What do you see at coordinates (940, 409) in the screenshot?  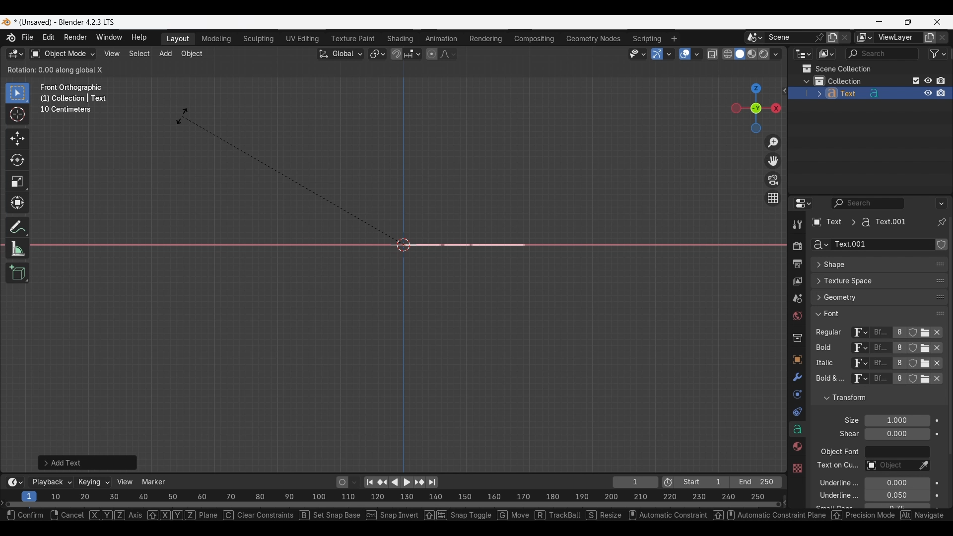 I see `Change order in the list` at bounding box center [940, 409].